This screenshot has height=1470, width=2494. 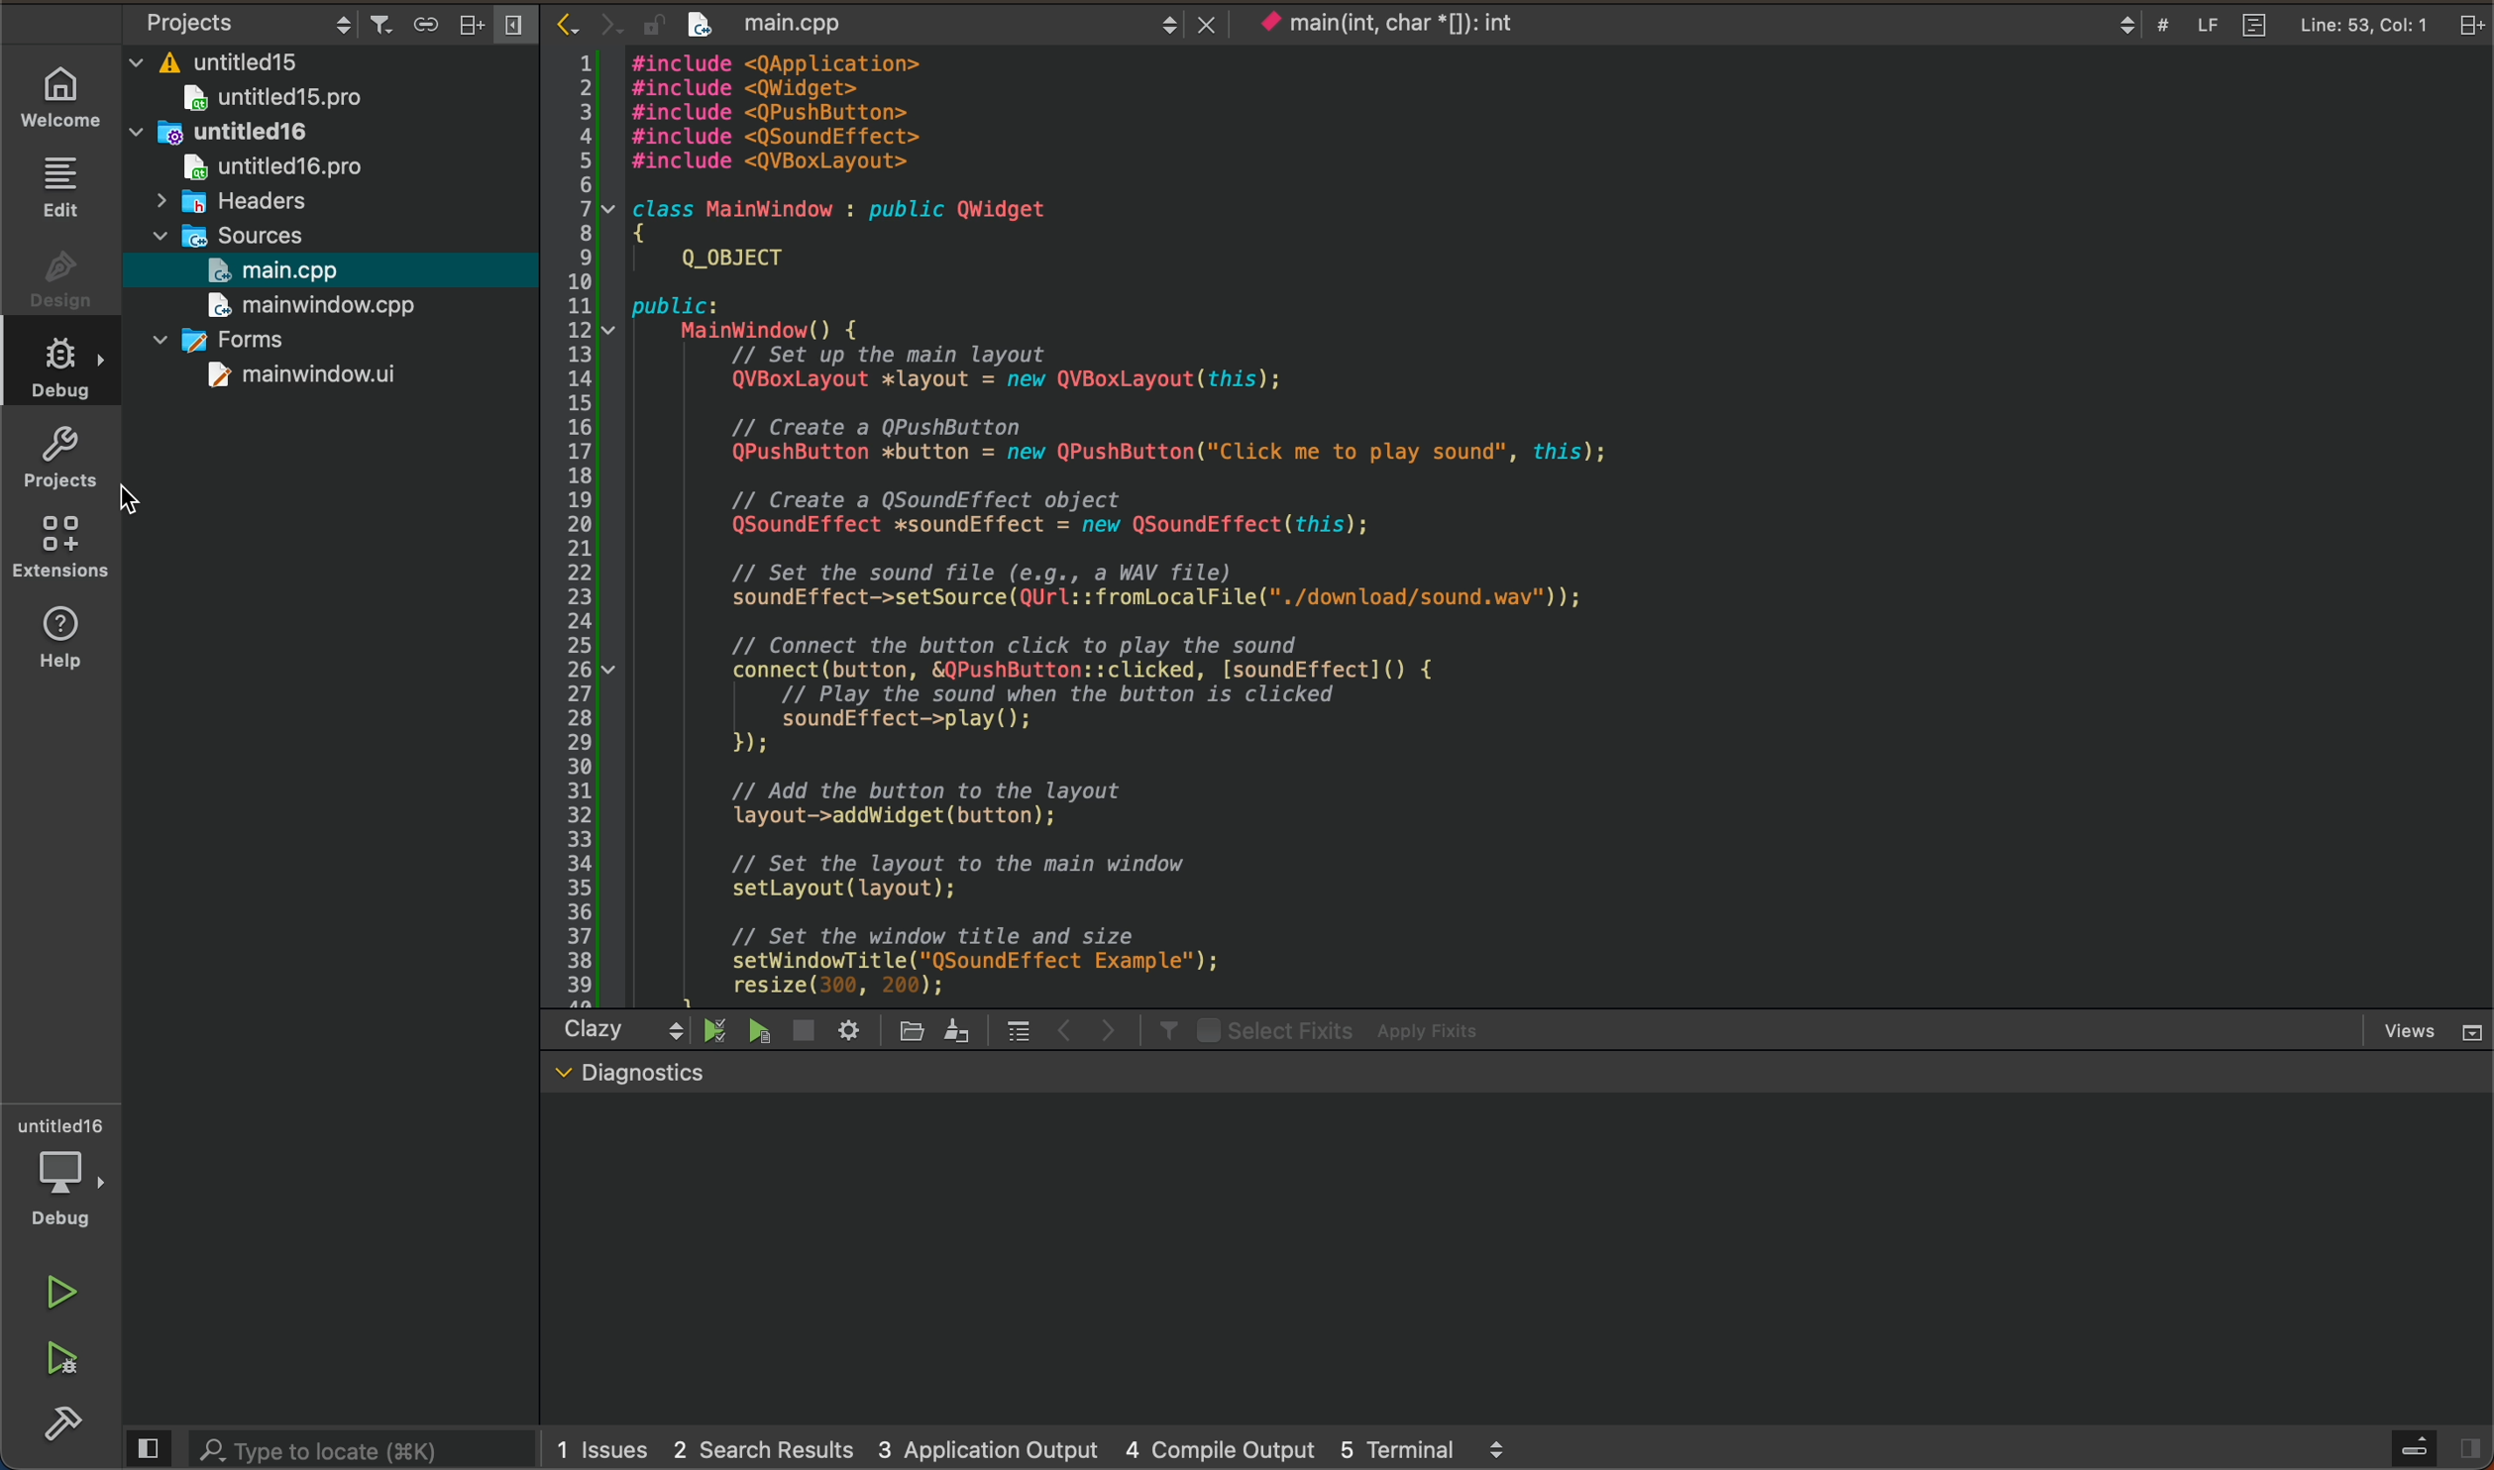 I want to click on numbers, so click(x=579, y=523).